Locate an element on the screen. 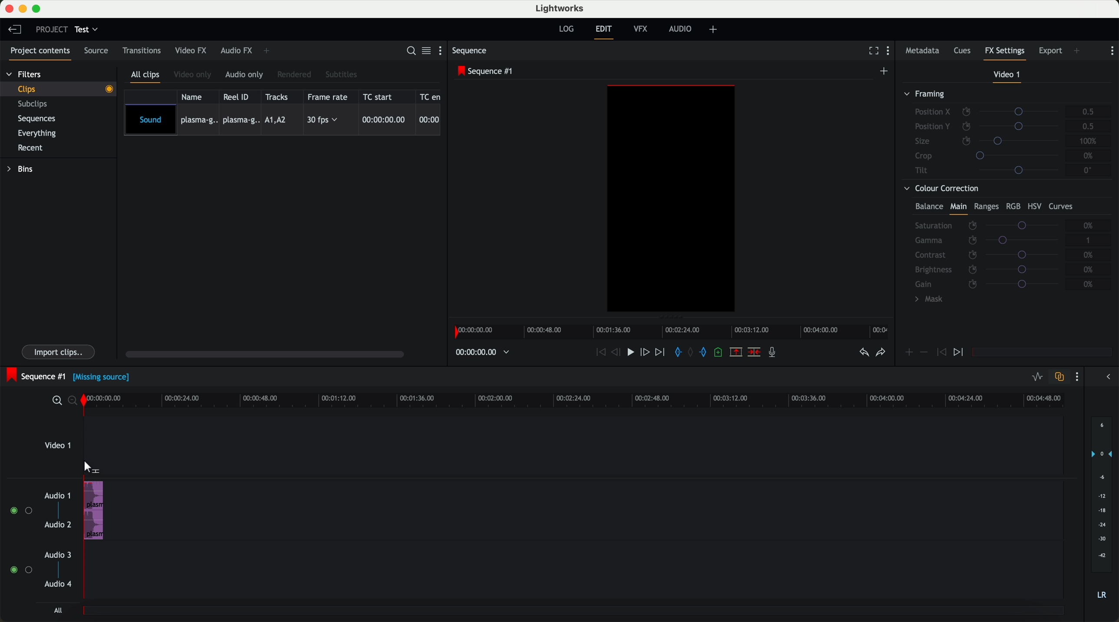  name is located at coordinates (194, 96).